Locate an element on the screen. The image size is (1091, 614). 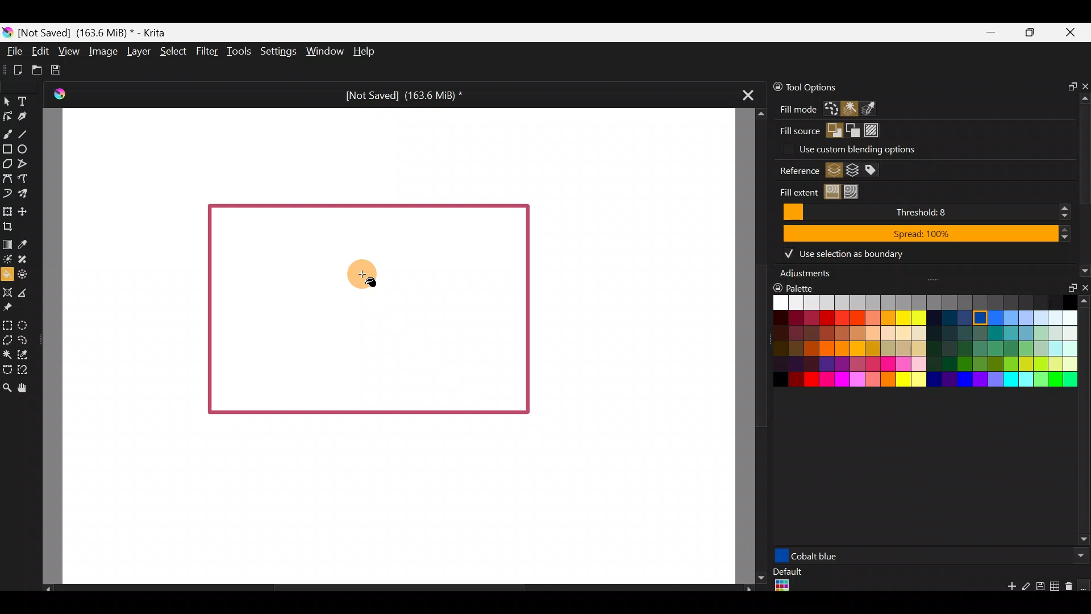
Help is located at coordinates (367, 52).